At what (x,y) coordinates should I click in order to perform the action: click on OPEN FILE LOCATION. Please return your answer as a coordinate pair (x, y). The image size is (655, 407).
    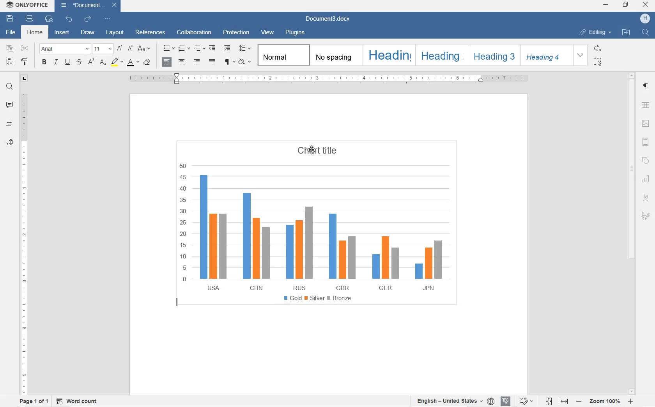
    Looking at the image, I should click on (627, 32).